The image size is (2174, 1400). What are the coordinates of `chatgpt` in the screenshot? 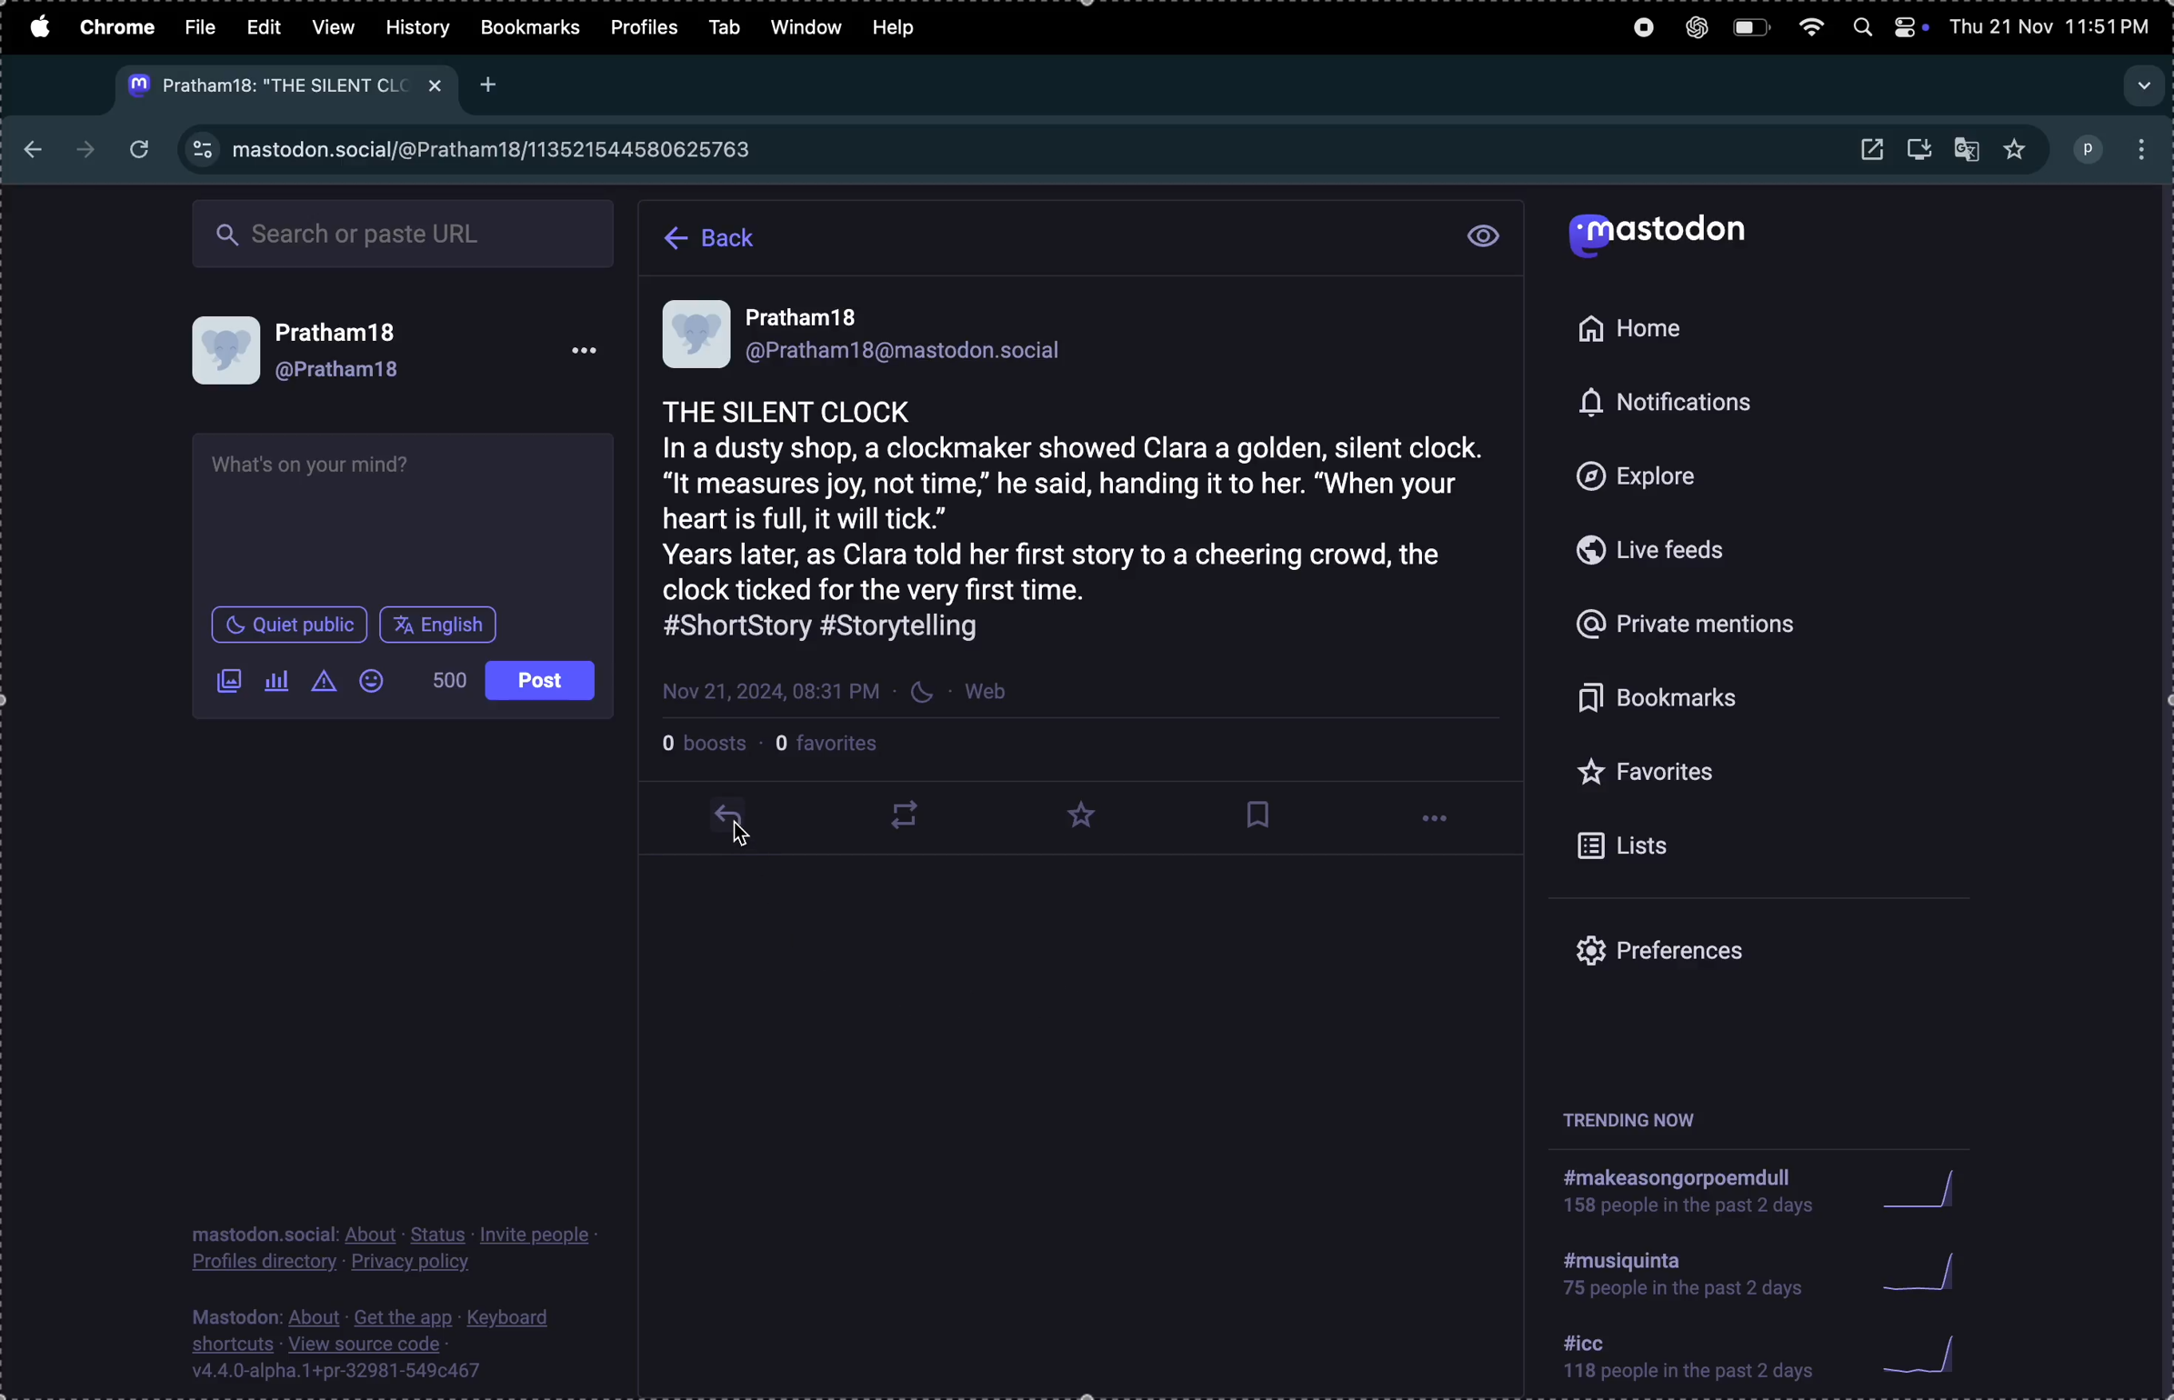 It's located at (1699, 28).